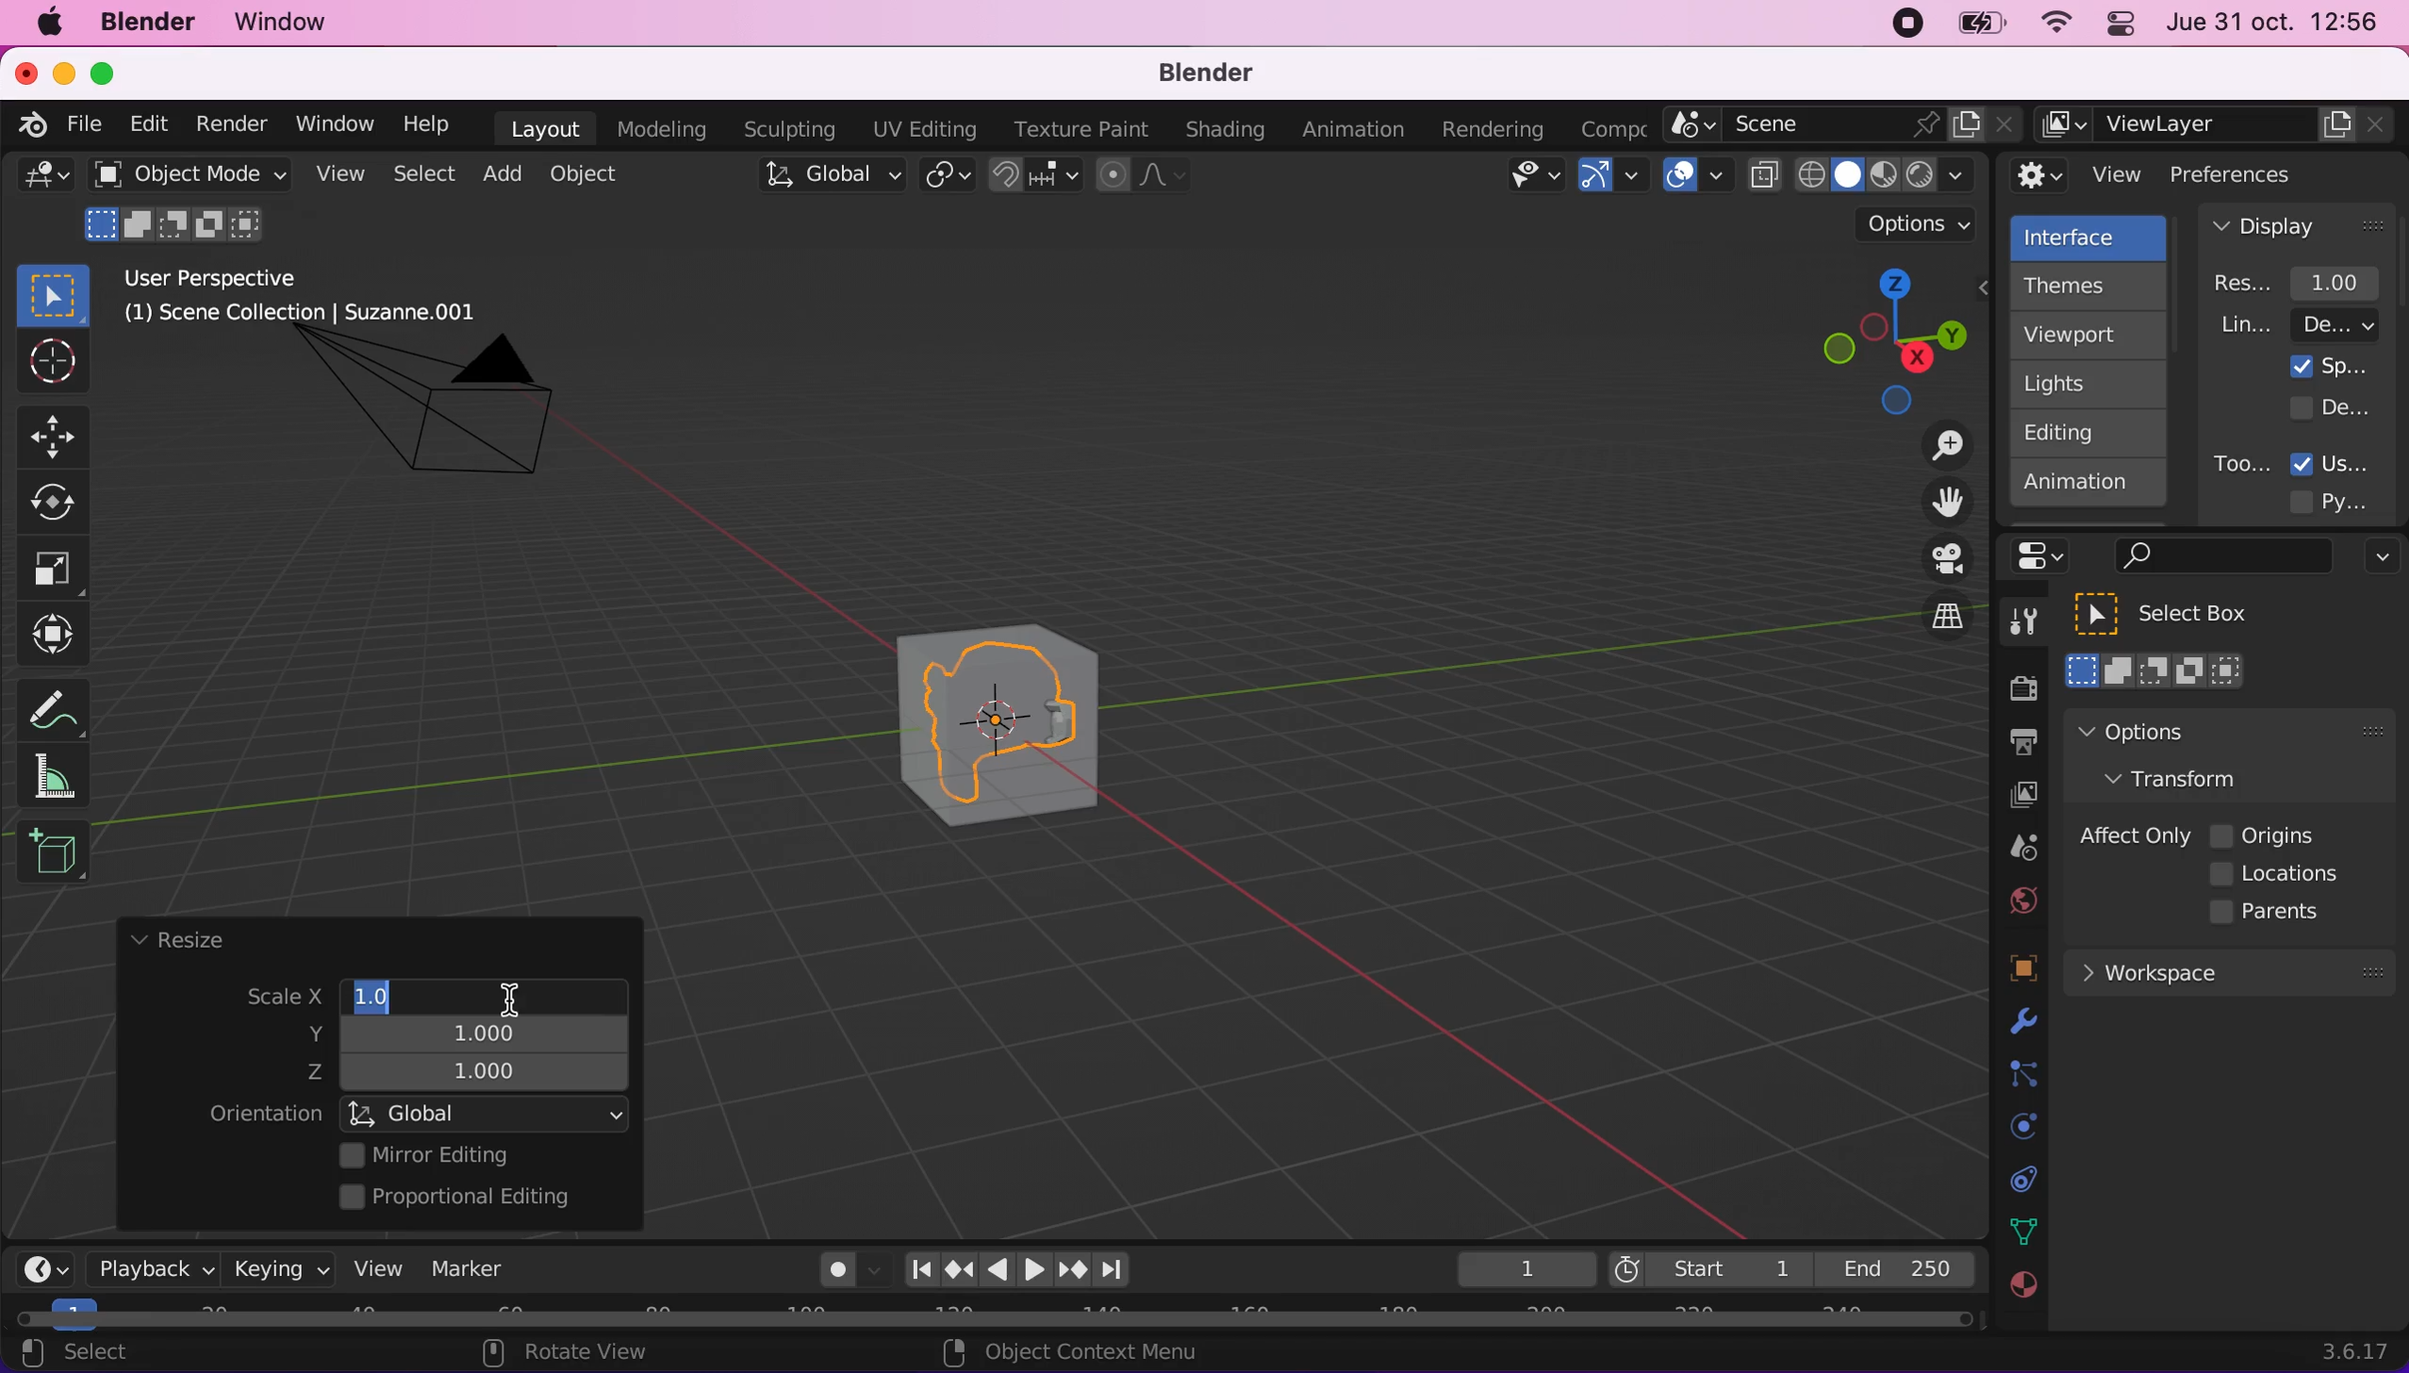  Describe the element at coordinates (61, 434) in the screenshot. I see `` at that location.